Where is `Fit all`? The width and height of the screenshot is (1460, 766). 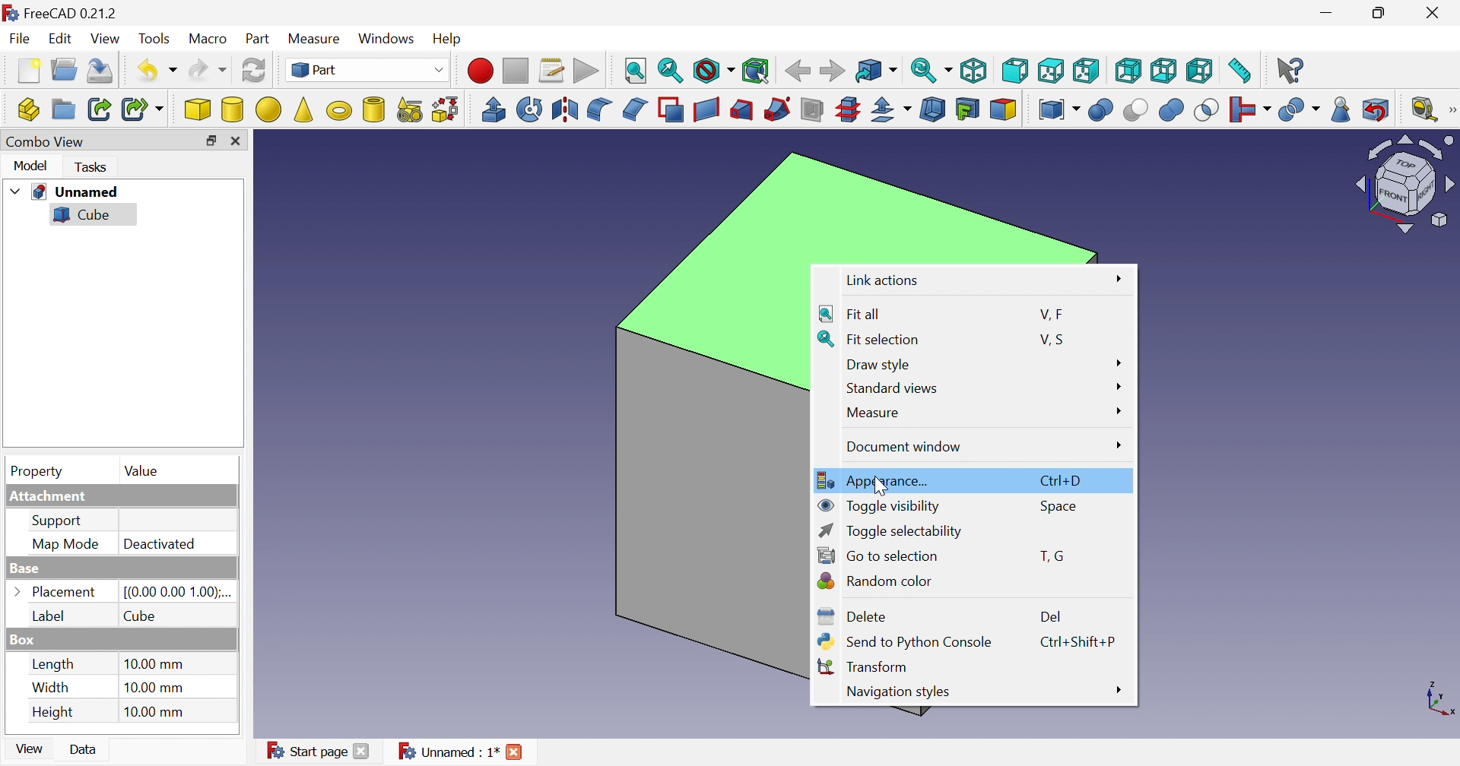
Fit all is located at coordinates (852, 315).